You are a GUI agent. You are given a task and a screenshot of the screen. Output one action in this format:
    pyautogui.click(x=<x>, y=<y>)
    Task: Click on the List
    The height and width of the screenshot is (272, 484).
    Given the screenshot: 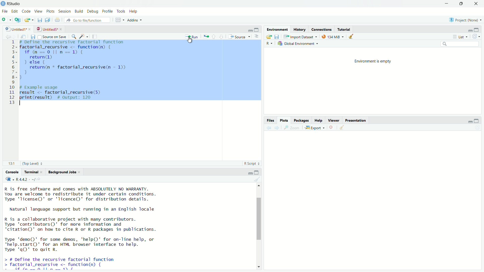 What is the action you would take?
    pyautogui.click(x=460, y=37)
    